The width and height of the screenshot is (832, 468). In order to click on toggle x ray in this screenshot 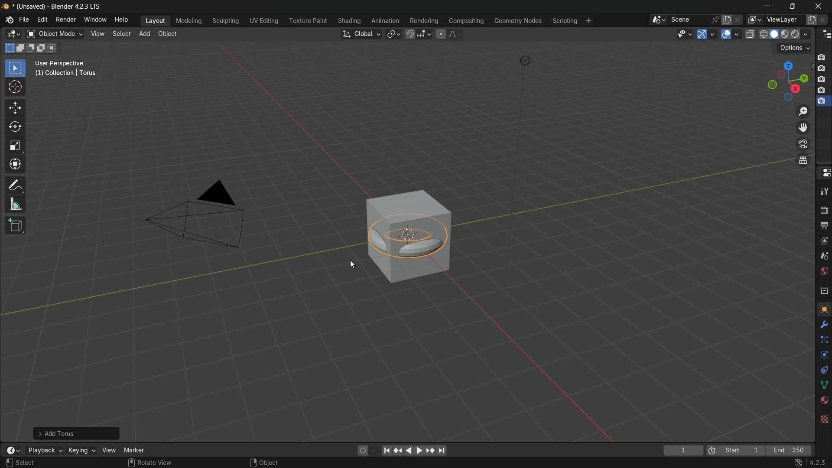, I will do `click(750, 34)`.